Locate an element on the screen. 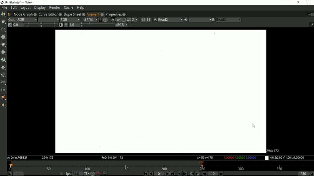 The height and width of the screenshot is (176, 314). Image added is located at coordinates (160, 91).